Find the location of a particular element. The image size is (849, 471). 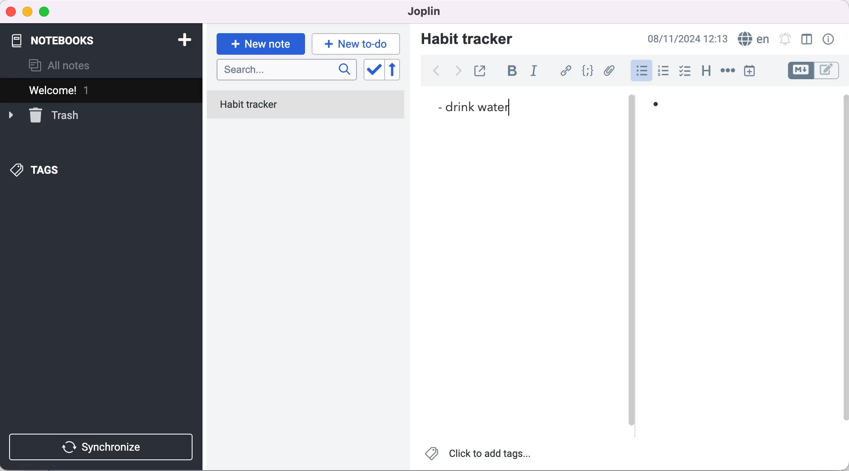

welcome 1 is located at coordinates (103, 90).